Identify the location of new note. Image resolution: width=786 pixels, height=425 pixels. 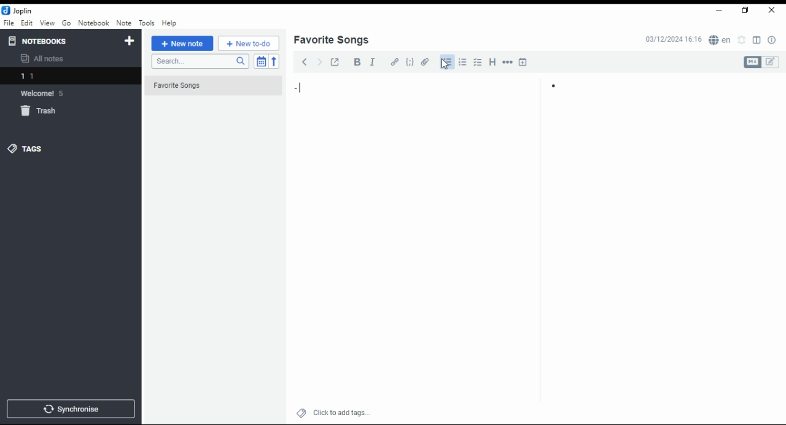
(182, 44).